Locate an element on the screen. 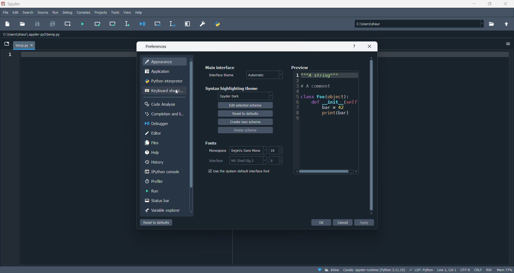  python interpreter is located at coordinates (163, 82).